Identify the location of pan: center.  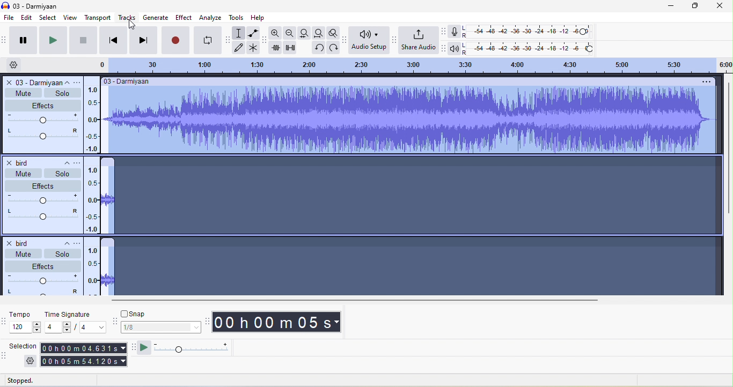
(42, 135).